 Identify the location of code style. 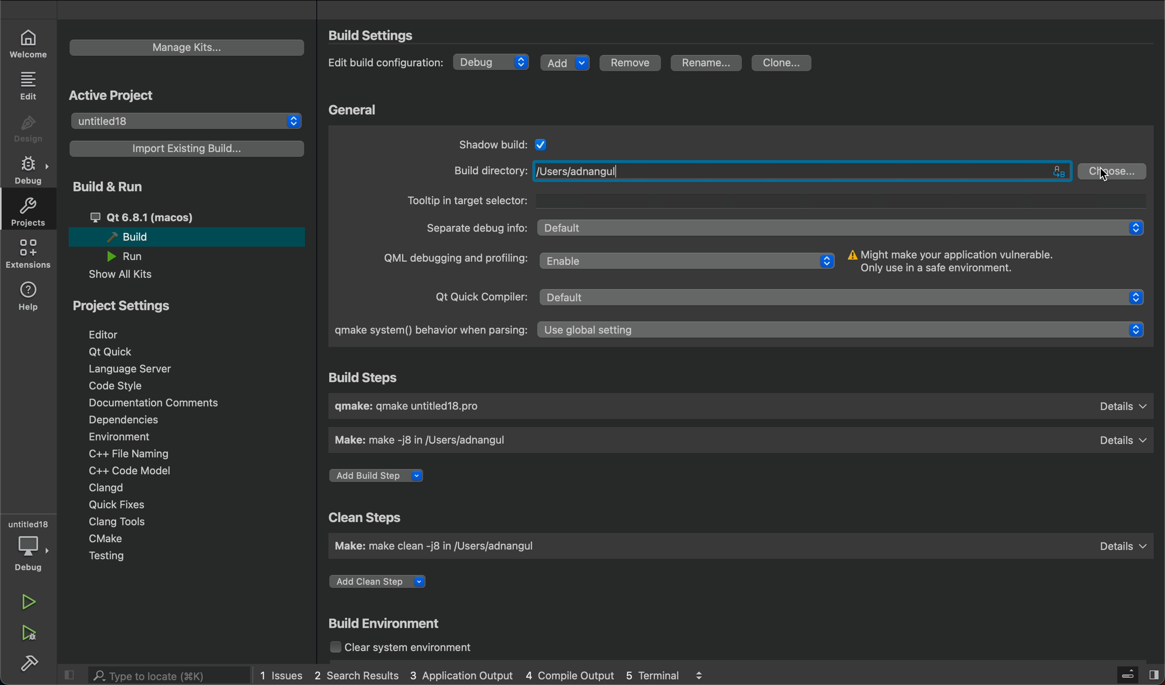
(116, 387).